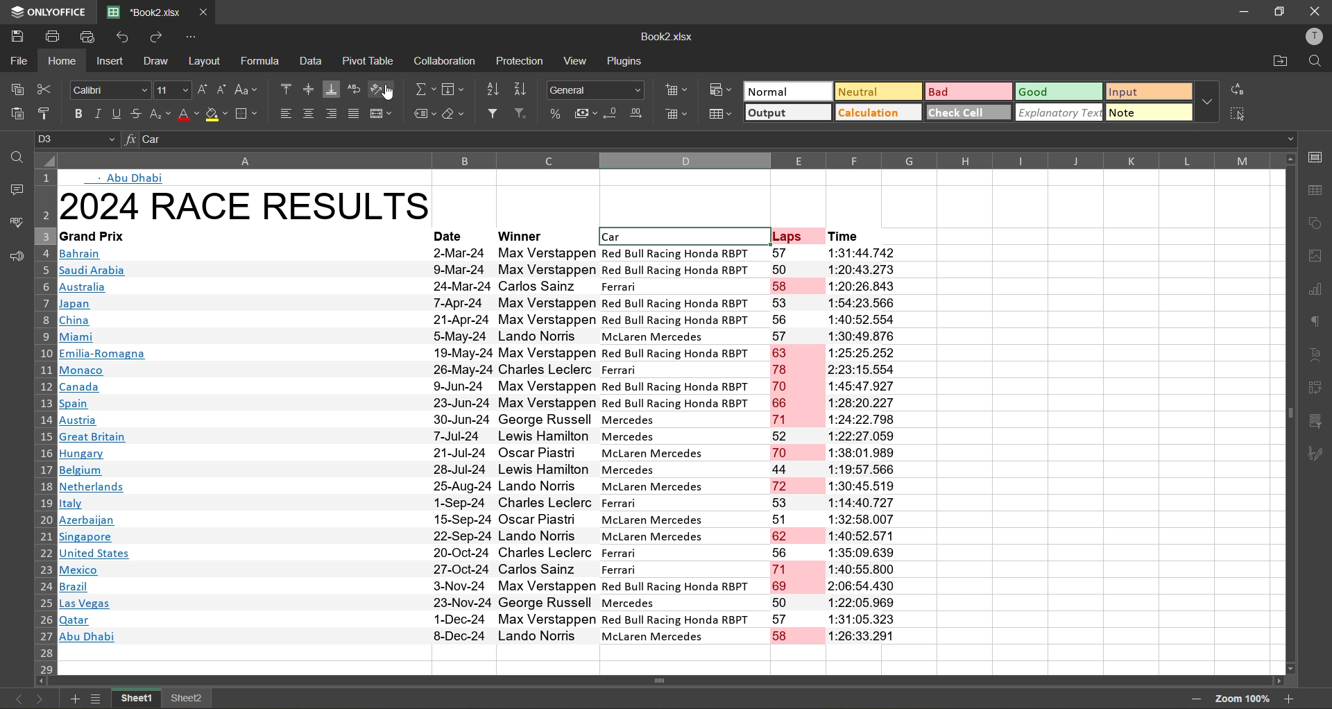 The height and width of the screenshot is (709, 1332). What do you see at coordinates (382, 114) in the screenshot?
I see `merge and center` at bounding box center [382, 114].